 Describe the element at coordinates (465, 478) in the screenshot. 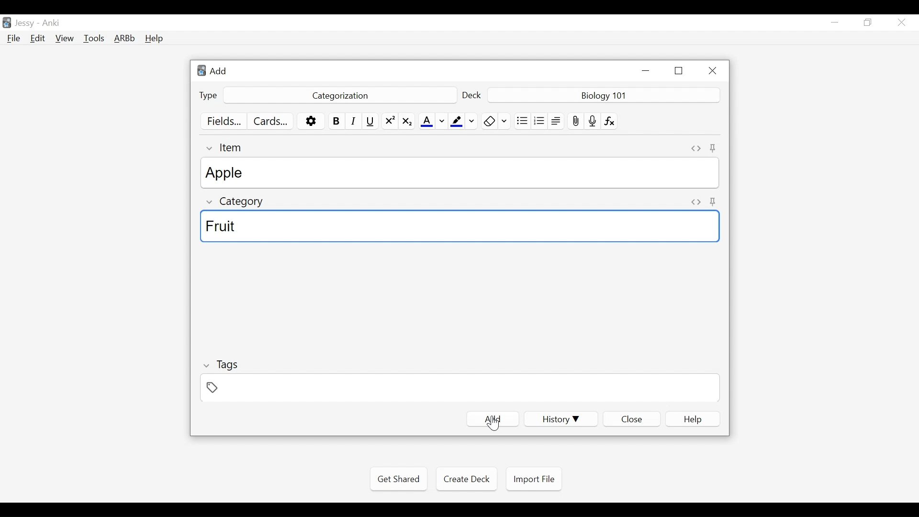

I see `Create Deck` at that location.